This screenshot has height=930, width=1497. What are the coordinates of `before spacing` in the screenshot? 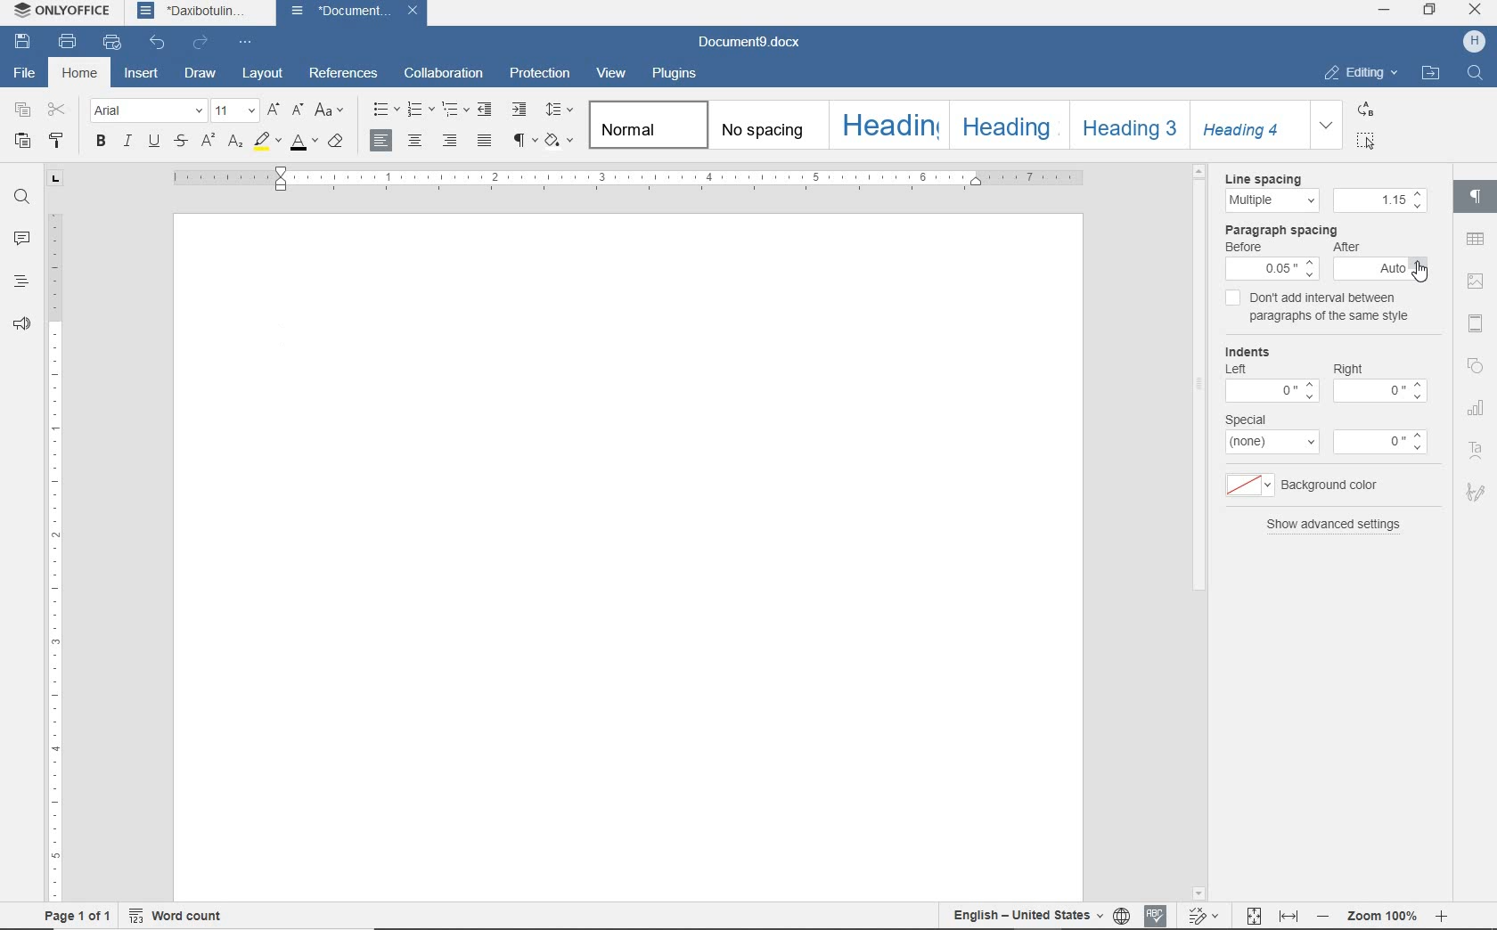 It's located at (1273, 269).